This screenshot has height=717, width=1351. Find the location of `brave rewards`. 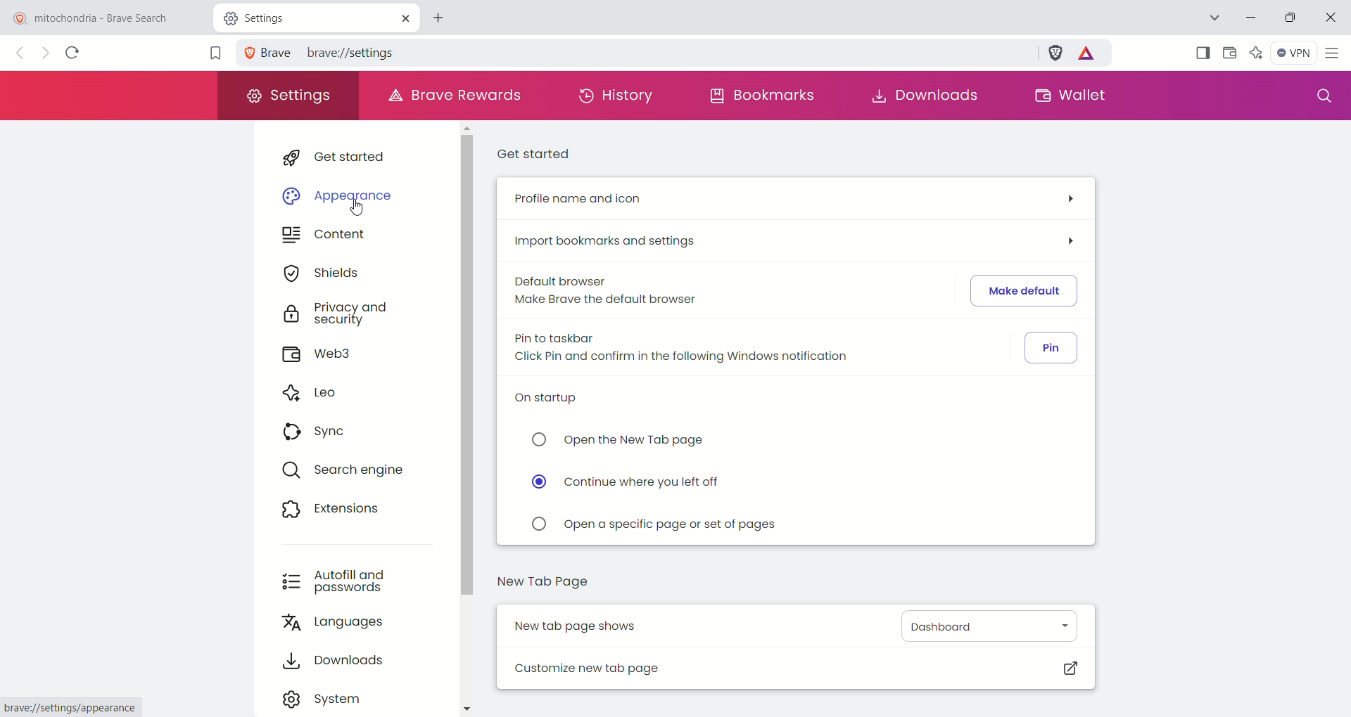

brave rewards is located at coordinates (457, 95).